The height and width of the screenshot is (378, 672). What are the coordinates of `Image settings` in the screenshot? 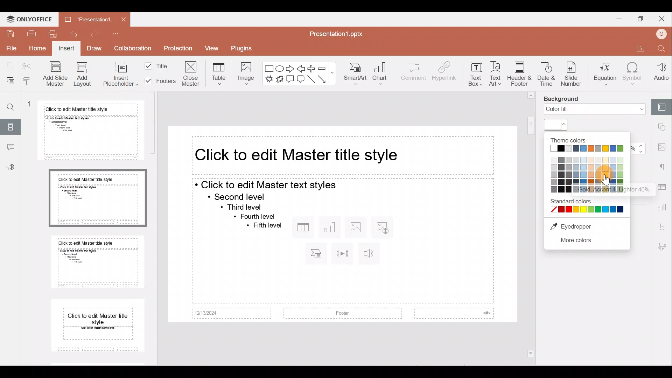 It's located at (664, 147).